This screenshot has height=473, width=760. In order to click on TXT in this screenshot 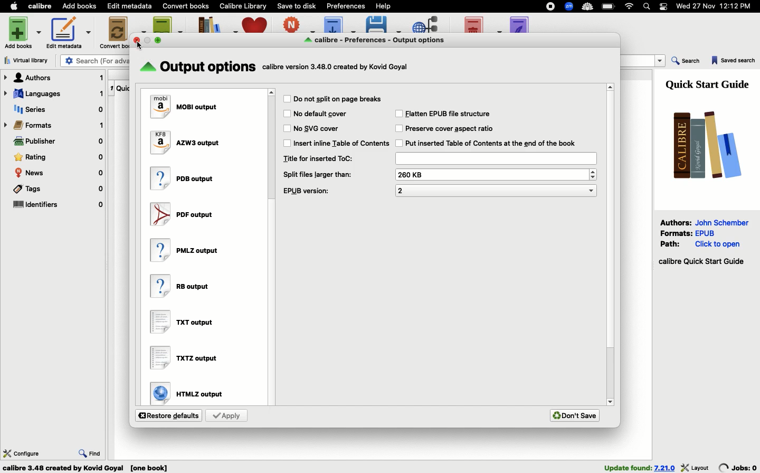, I will do `click(183, 320)`.